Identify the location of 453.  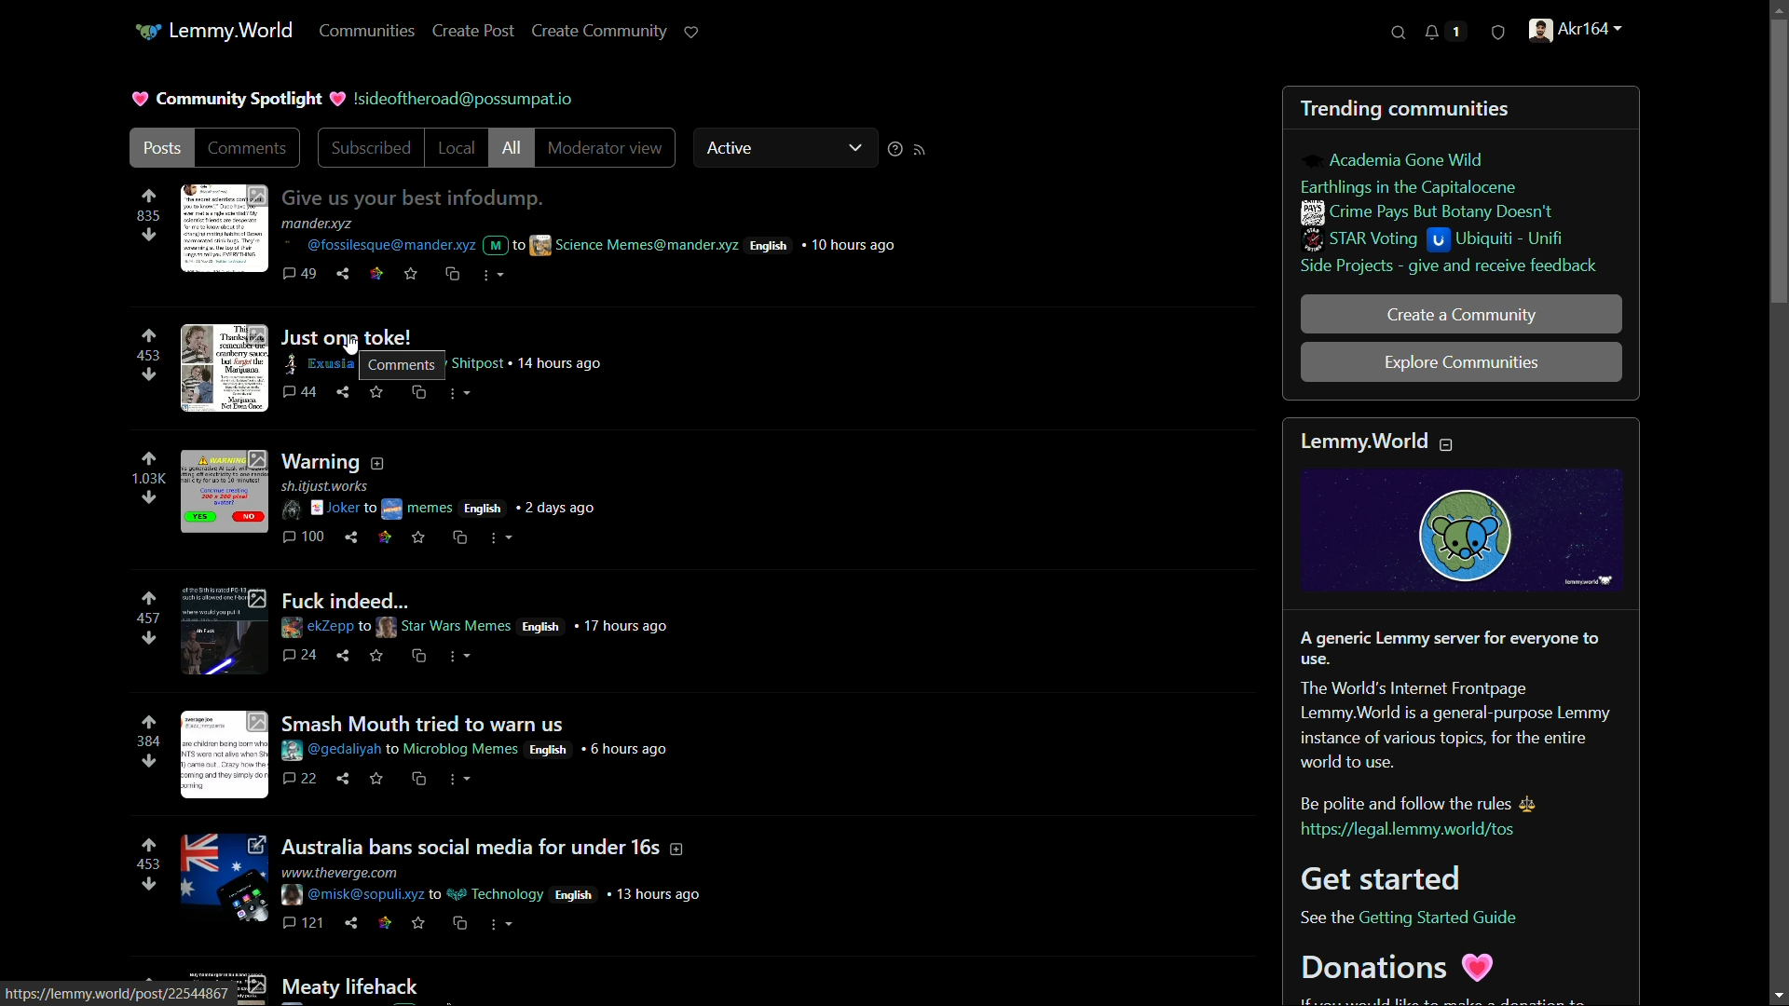
(152, 864).